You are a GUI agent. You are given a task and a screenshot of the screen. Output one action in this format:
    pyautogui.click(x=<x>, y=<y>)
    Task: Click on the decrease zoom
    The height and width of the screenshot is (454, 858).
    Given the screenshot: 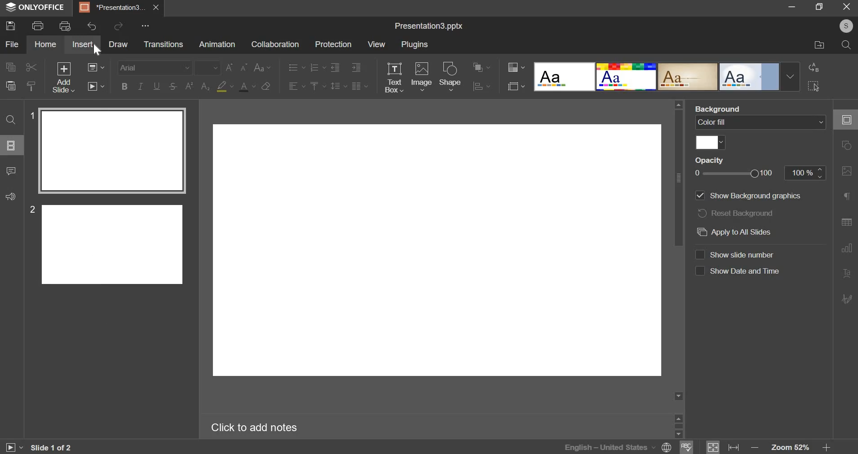 What is the action you would take?
    pyautogui.click(x=755, y=448)
    